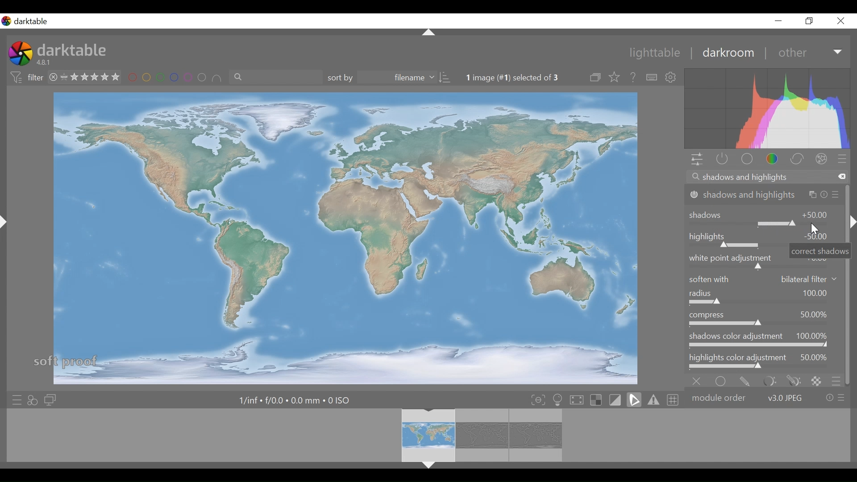 Image resolution: width=857 pixels, height=482 pixels. I want to click on highlight color adjustments, so click(765, 361).